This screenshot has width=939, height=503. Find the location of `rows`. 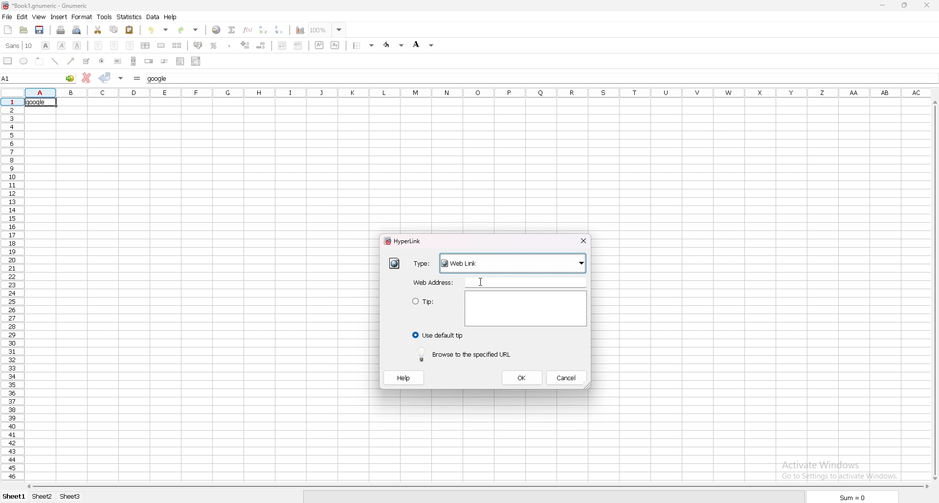

rows is located at coordinates (13, 289).